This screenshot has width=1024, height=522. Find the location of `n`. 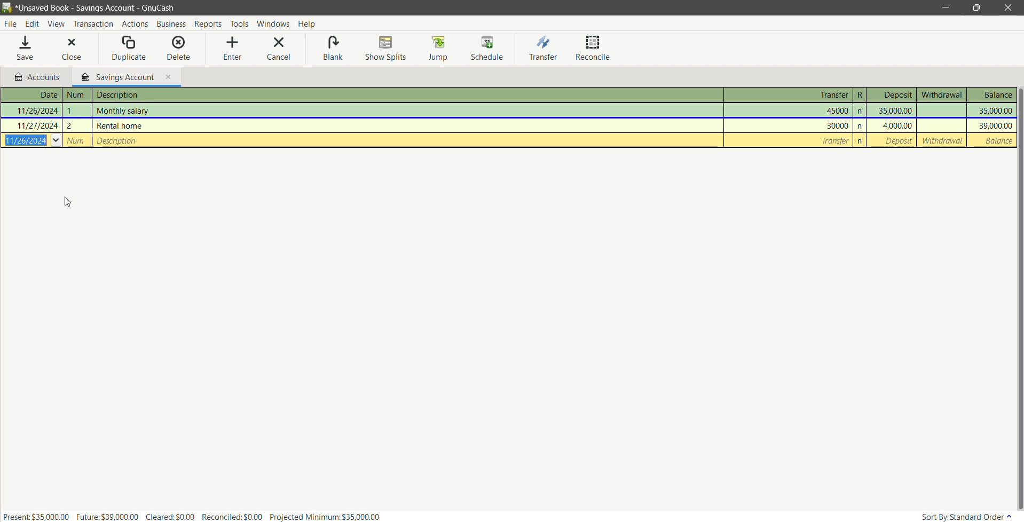

n is located at coordinates (861, 110).